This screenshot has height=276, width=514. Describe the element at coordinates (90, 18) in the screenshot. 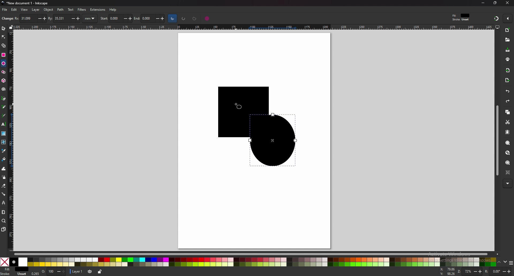

I see `mm` at that location.